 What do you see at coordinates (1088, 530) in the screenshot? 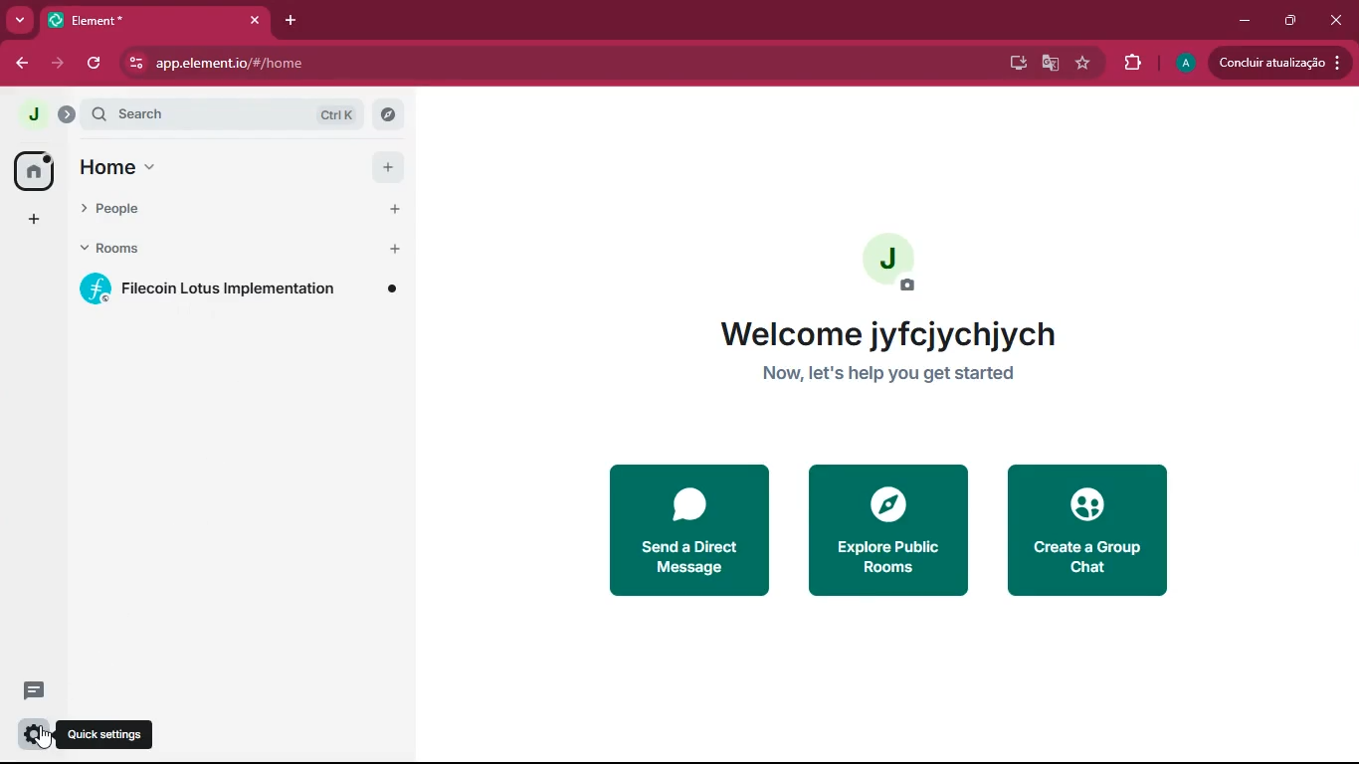
I see `create` at bounding box center [1088, 530].